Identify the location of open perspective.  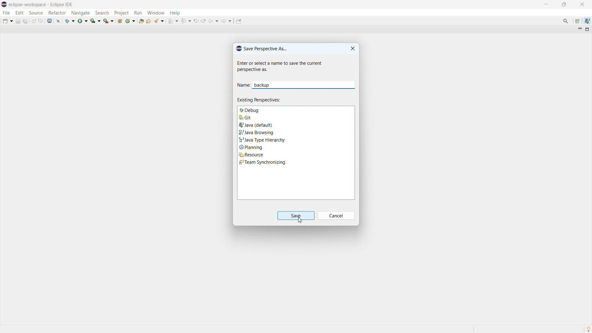
(577, 21).